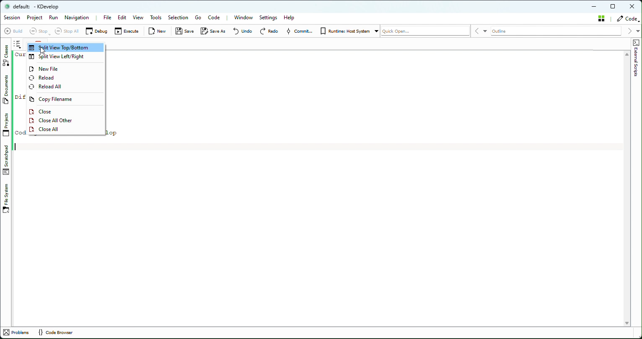  Describe the element at coordinates (13, 18) in the screenshot. I see `Session` at that location.